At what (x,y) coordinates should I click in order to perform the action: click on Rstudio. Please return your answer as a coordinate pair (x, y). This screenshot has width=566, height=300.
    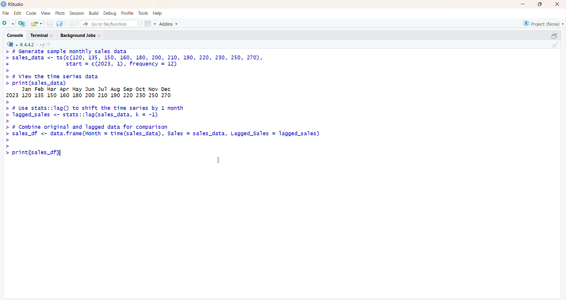
    Looking at the image, I should click on (13, 4).